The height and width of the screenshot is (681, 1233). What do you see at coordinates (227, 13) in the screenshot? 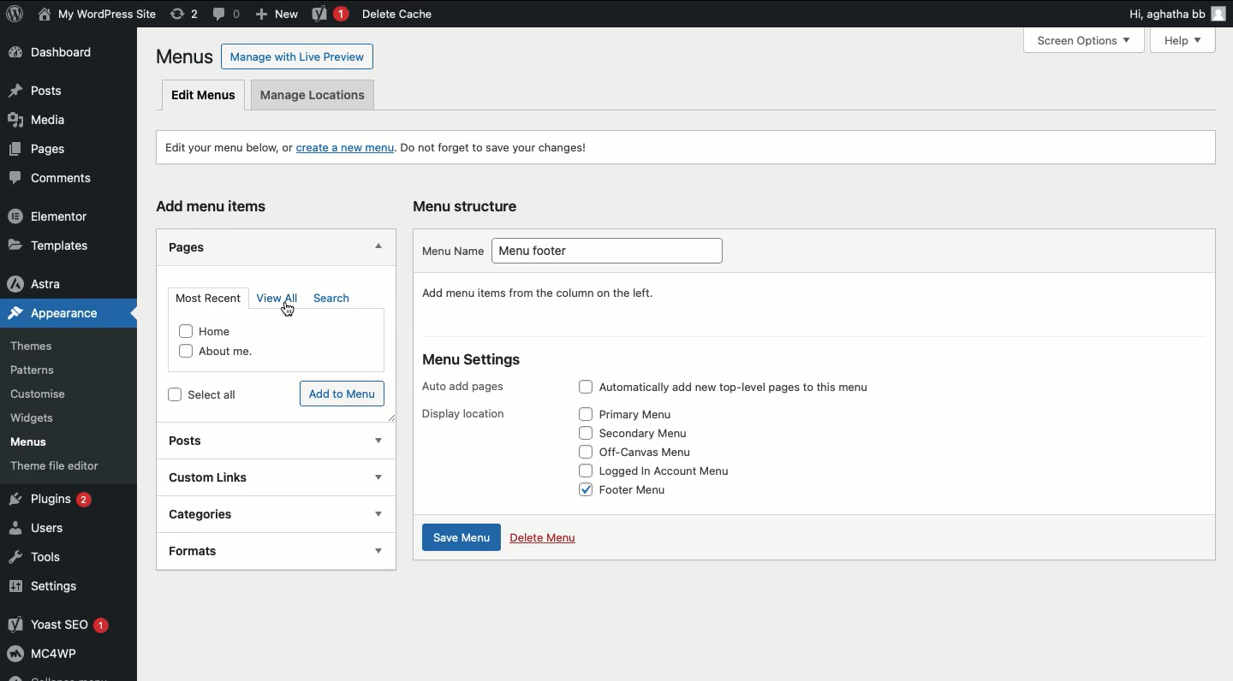
I see `Comment` at bounding box center [227, 13].